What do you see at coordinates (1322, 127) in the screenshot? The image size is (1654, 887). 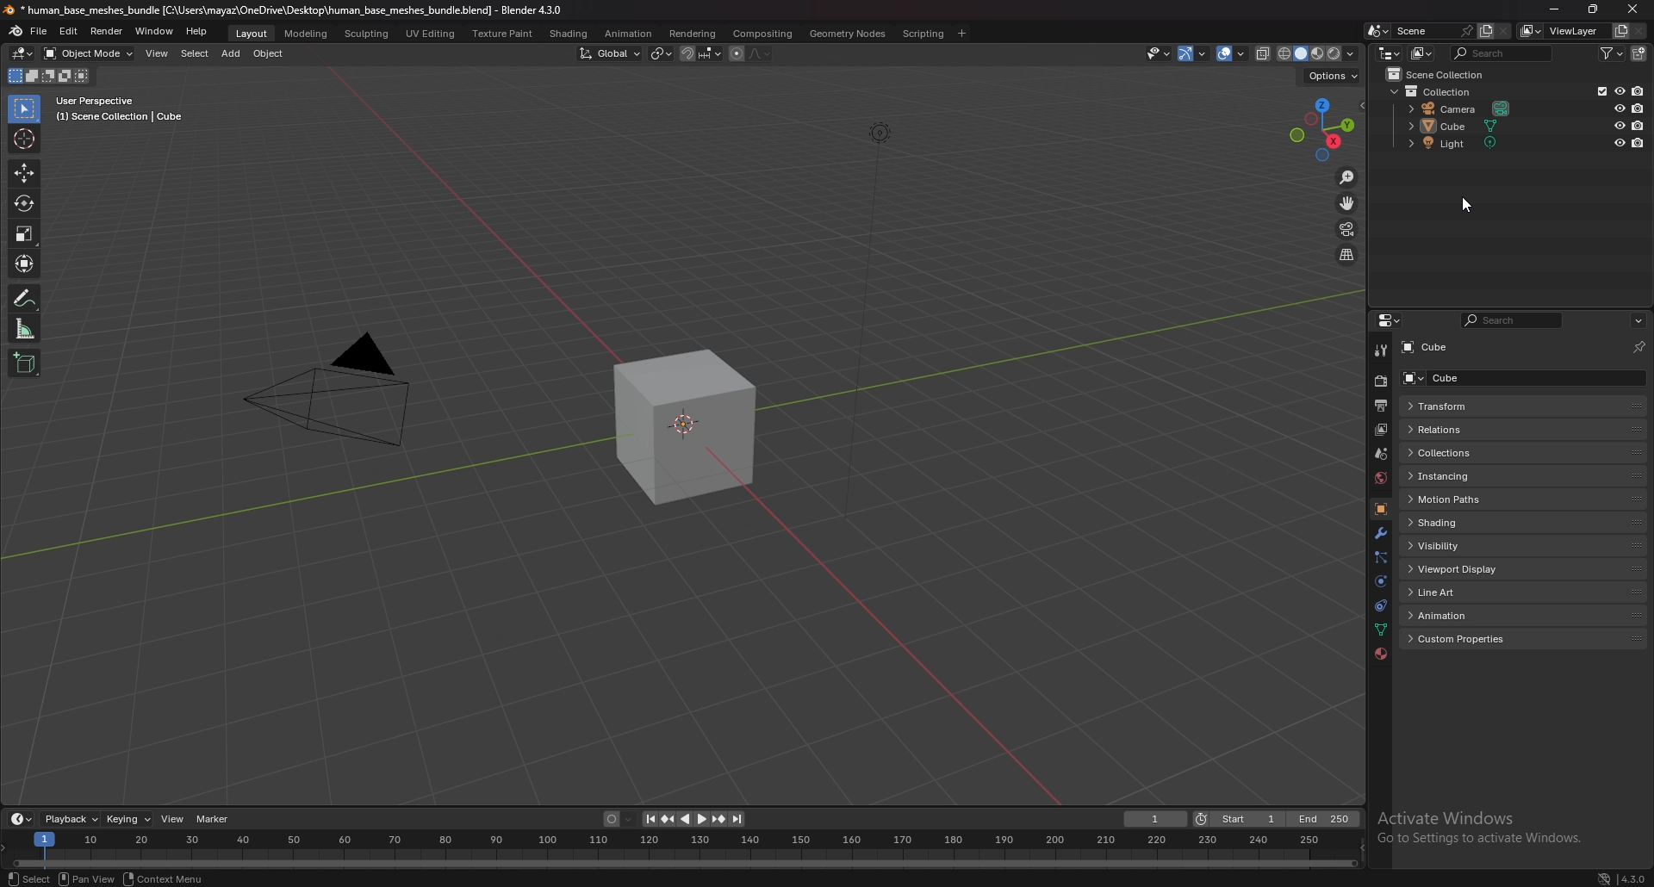 I see `use a preset viewport` at bounding box center [1322, 127].